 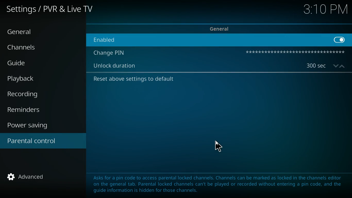 I want to click on pin, so click(x=295, y=52).